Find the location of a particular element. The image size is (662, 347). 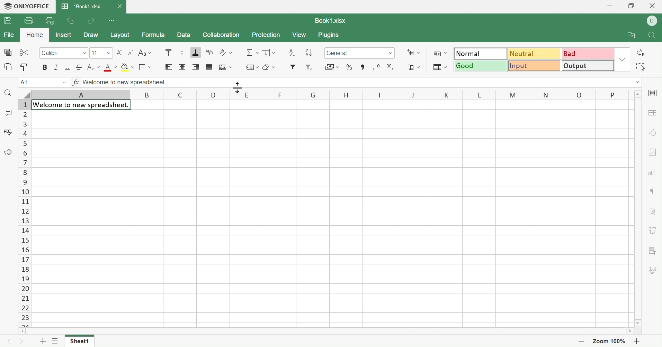

Add sheet is located at coordinates (42, 342).